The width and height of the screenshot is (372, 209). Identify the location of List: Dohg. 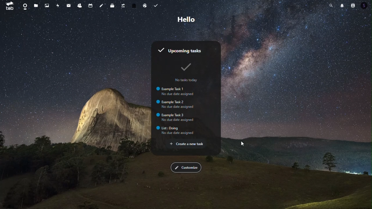
(178, 131).